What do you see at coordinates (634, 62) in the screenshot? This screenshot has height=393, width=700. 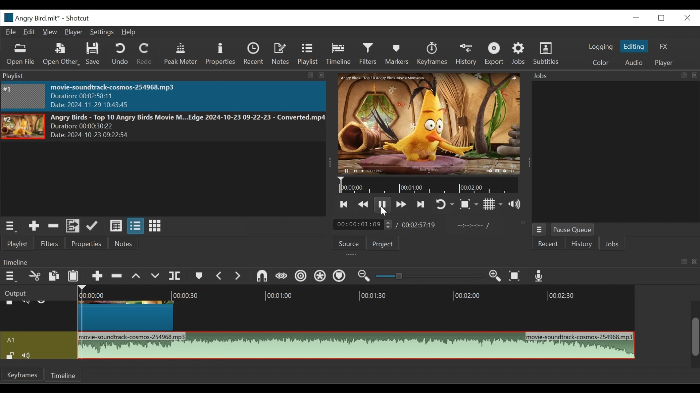 I see `Audio` at bounding box center [634, 62].